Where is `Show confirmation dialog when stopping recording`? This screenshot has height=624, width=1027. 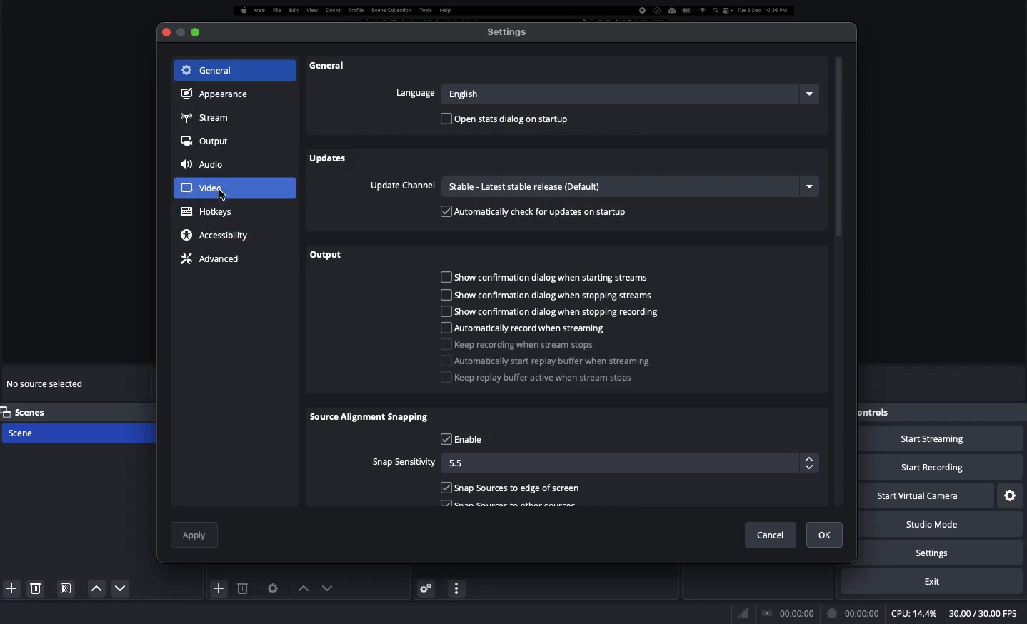
Show confirmation dialog when stopping recording is located at coordinates (552, 313).